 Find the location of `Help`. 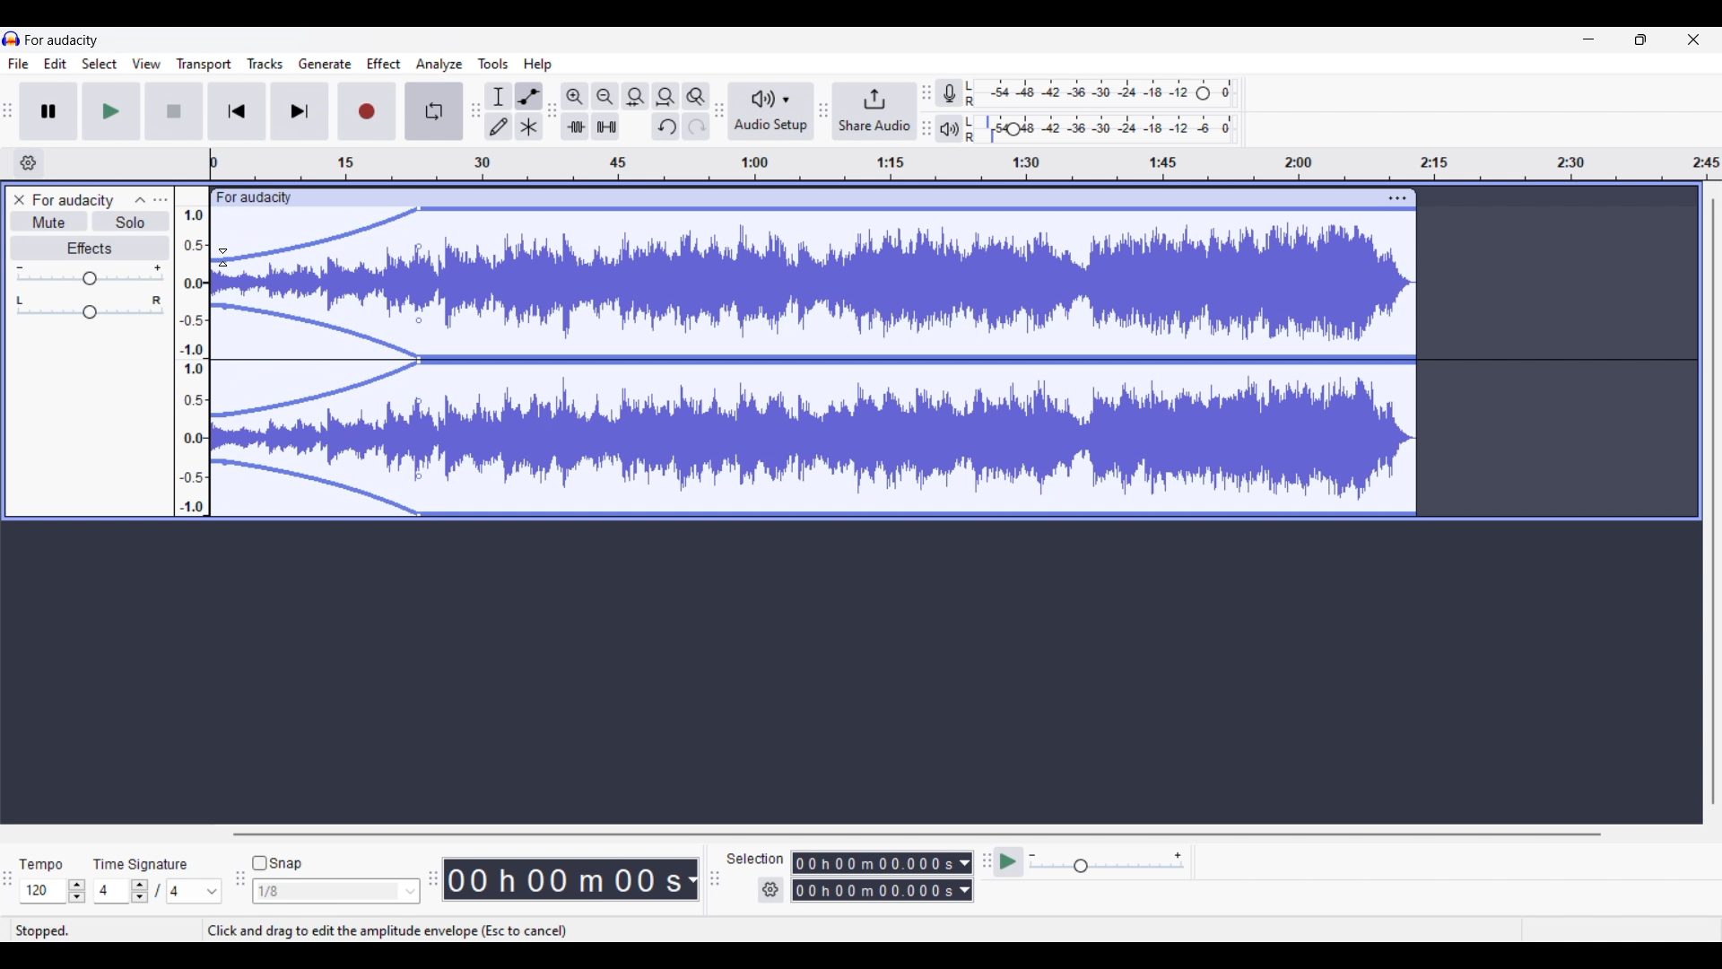

Help is located at coordinates (537, 65).